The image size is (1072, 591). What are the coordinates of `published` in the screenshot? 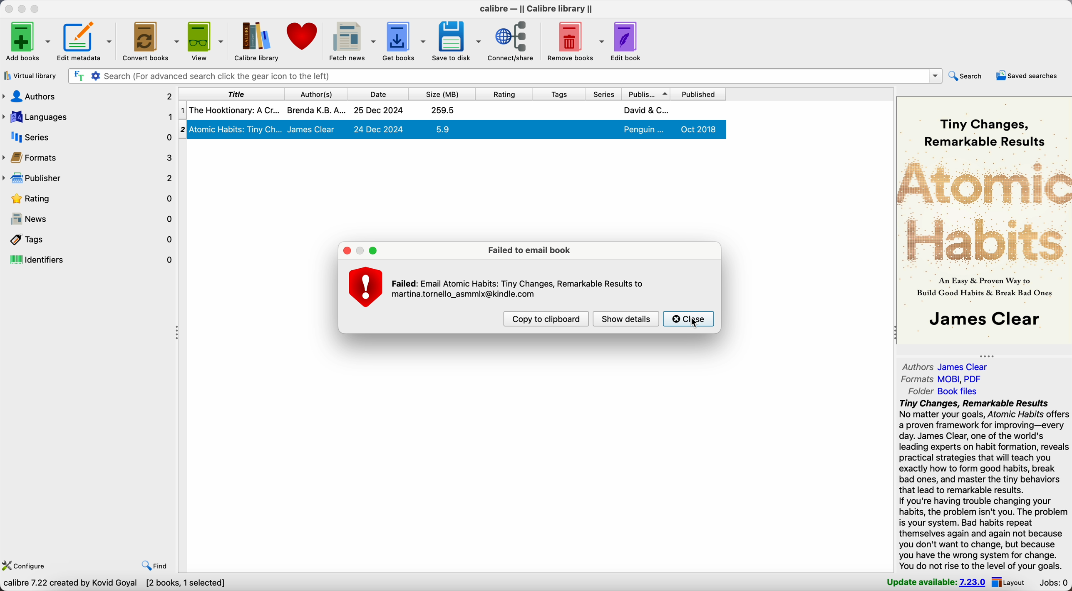 It's located at (702, 93).